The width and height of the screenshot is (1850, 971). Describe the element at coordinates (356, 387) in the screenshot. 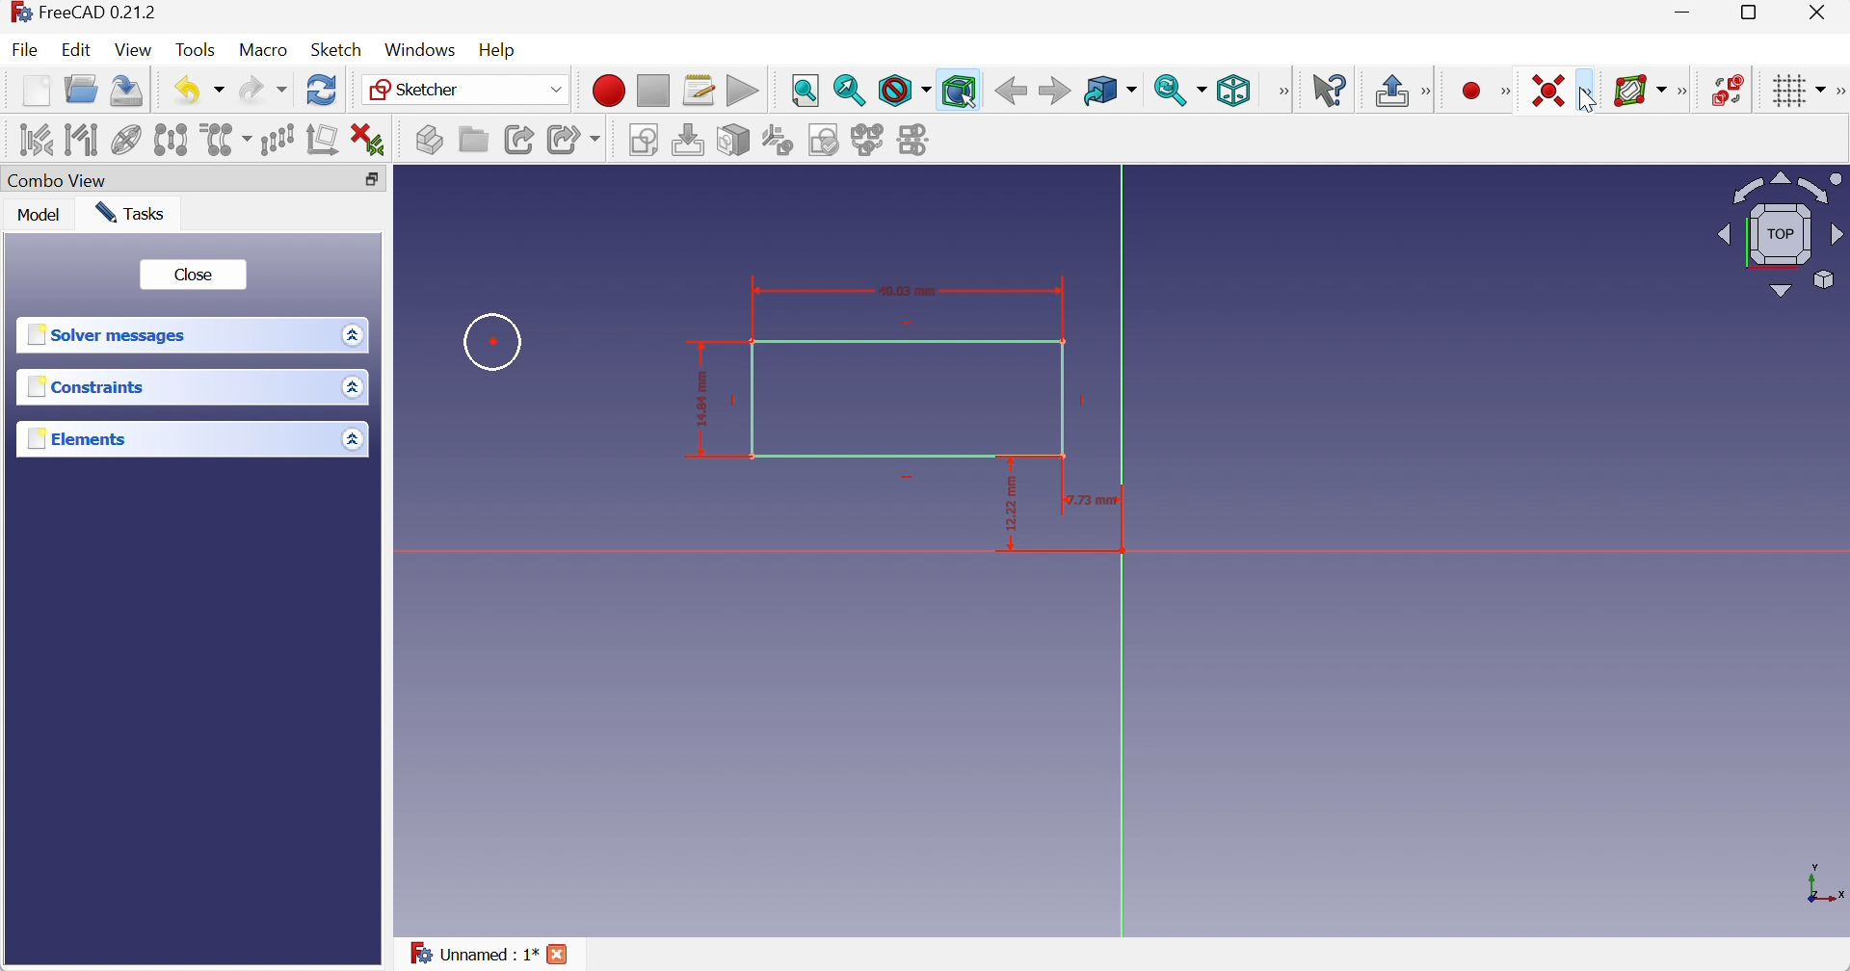

I see `Drop down` at that location.